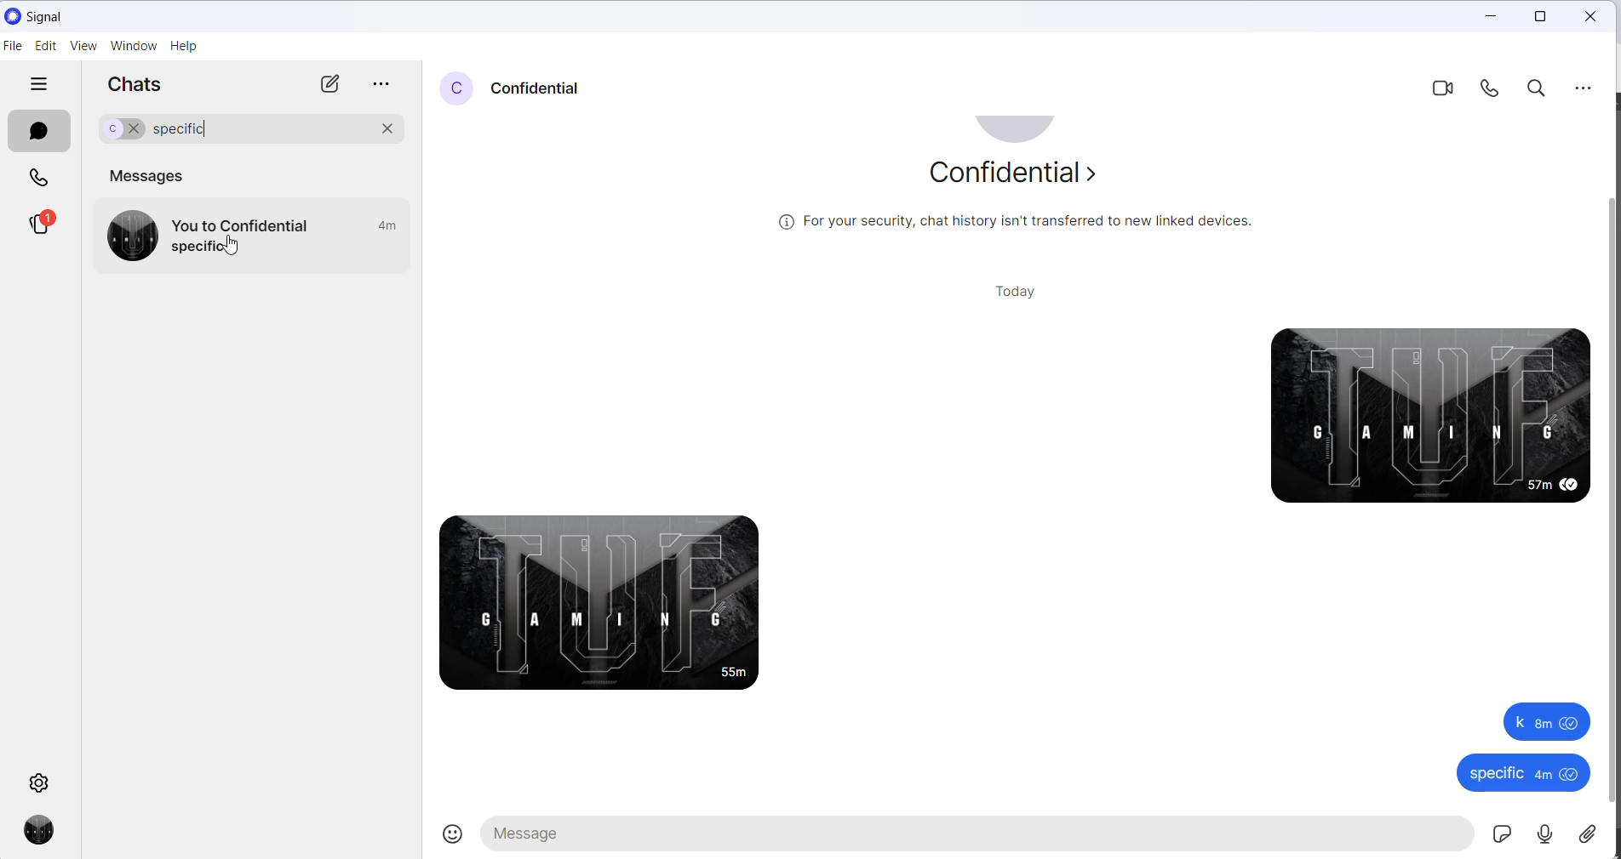 The height and width of the screenshot is (859, 1621). What do you see at coordinates (1543, 836) in the screenshot?
I see `voice mail` at bounding box center [1543, 836].